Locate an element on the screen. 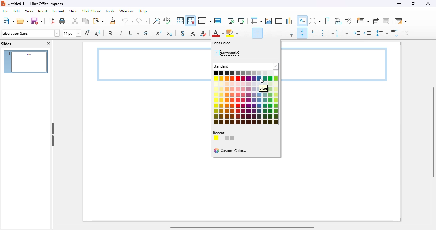 Image resolution: width=436 pixels, height=230 pixels. display grid is located at coordinates (180, 20).